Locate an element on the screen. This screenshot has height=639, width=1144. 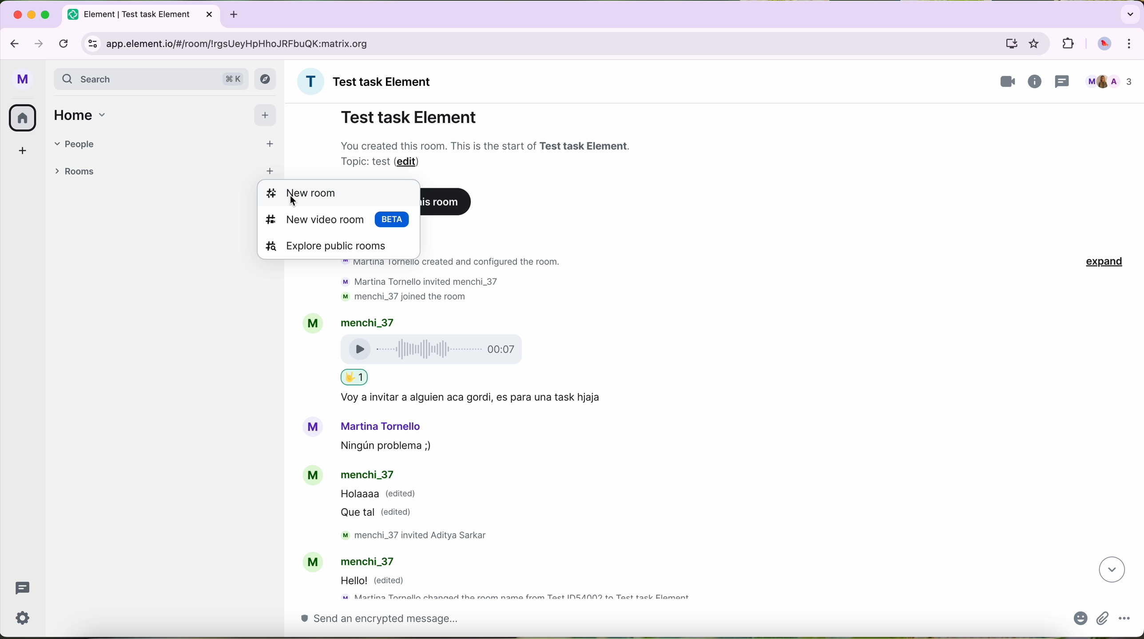
URL is located at coordinates (246, 43).